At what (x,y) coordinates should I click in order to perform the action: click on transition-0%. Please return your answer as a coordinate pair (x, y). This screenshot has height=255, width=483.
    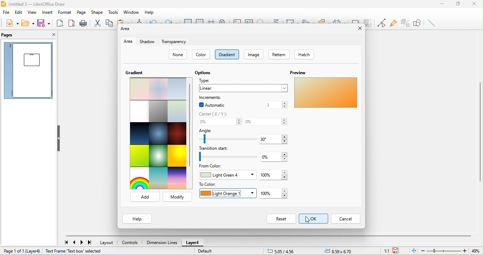
    Looking at the image, I should click on (277, 156).